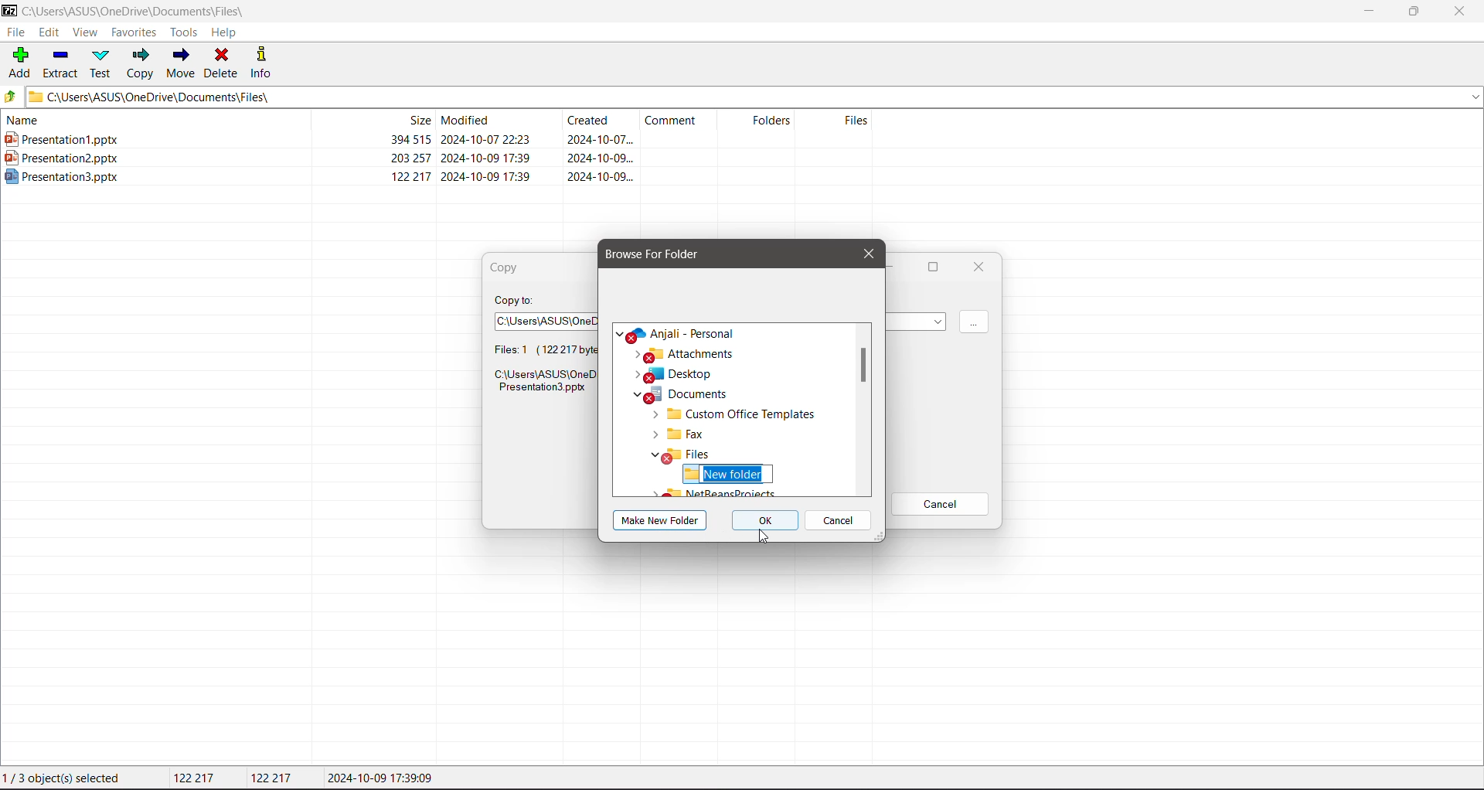 The height and width of the screenshot is (790, 1484). Describe the element at coordinates (61, 63) in the screenshot. I see `Extract` at that location.